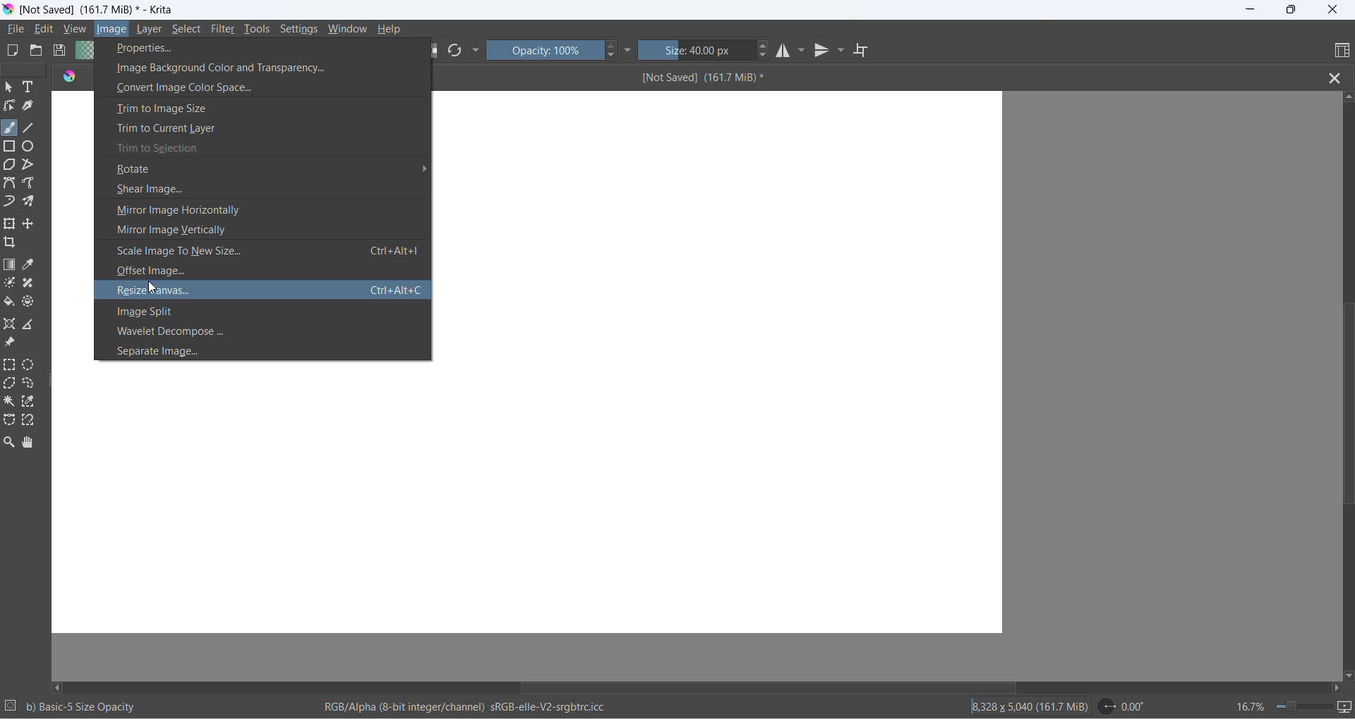 This screenshot has height=719, width=1355. I want to click on mirror image horizontally, so click(265, 212).